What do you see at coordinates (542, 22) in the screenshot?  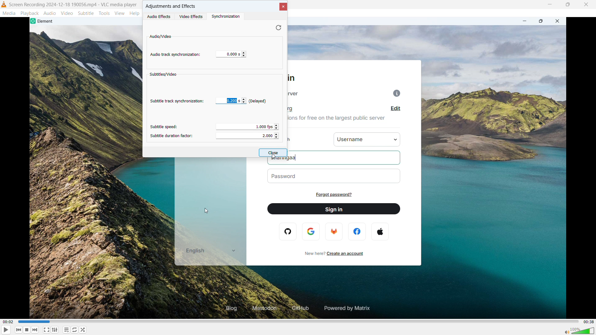 I see `maximize` at bounding box center [542, 22].